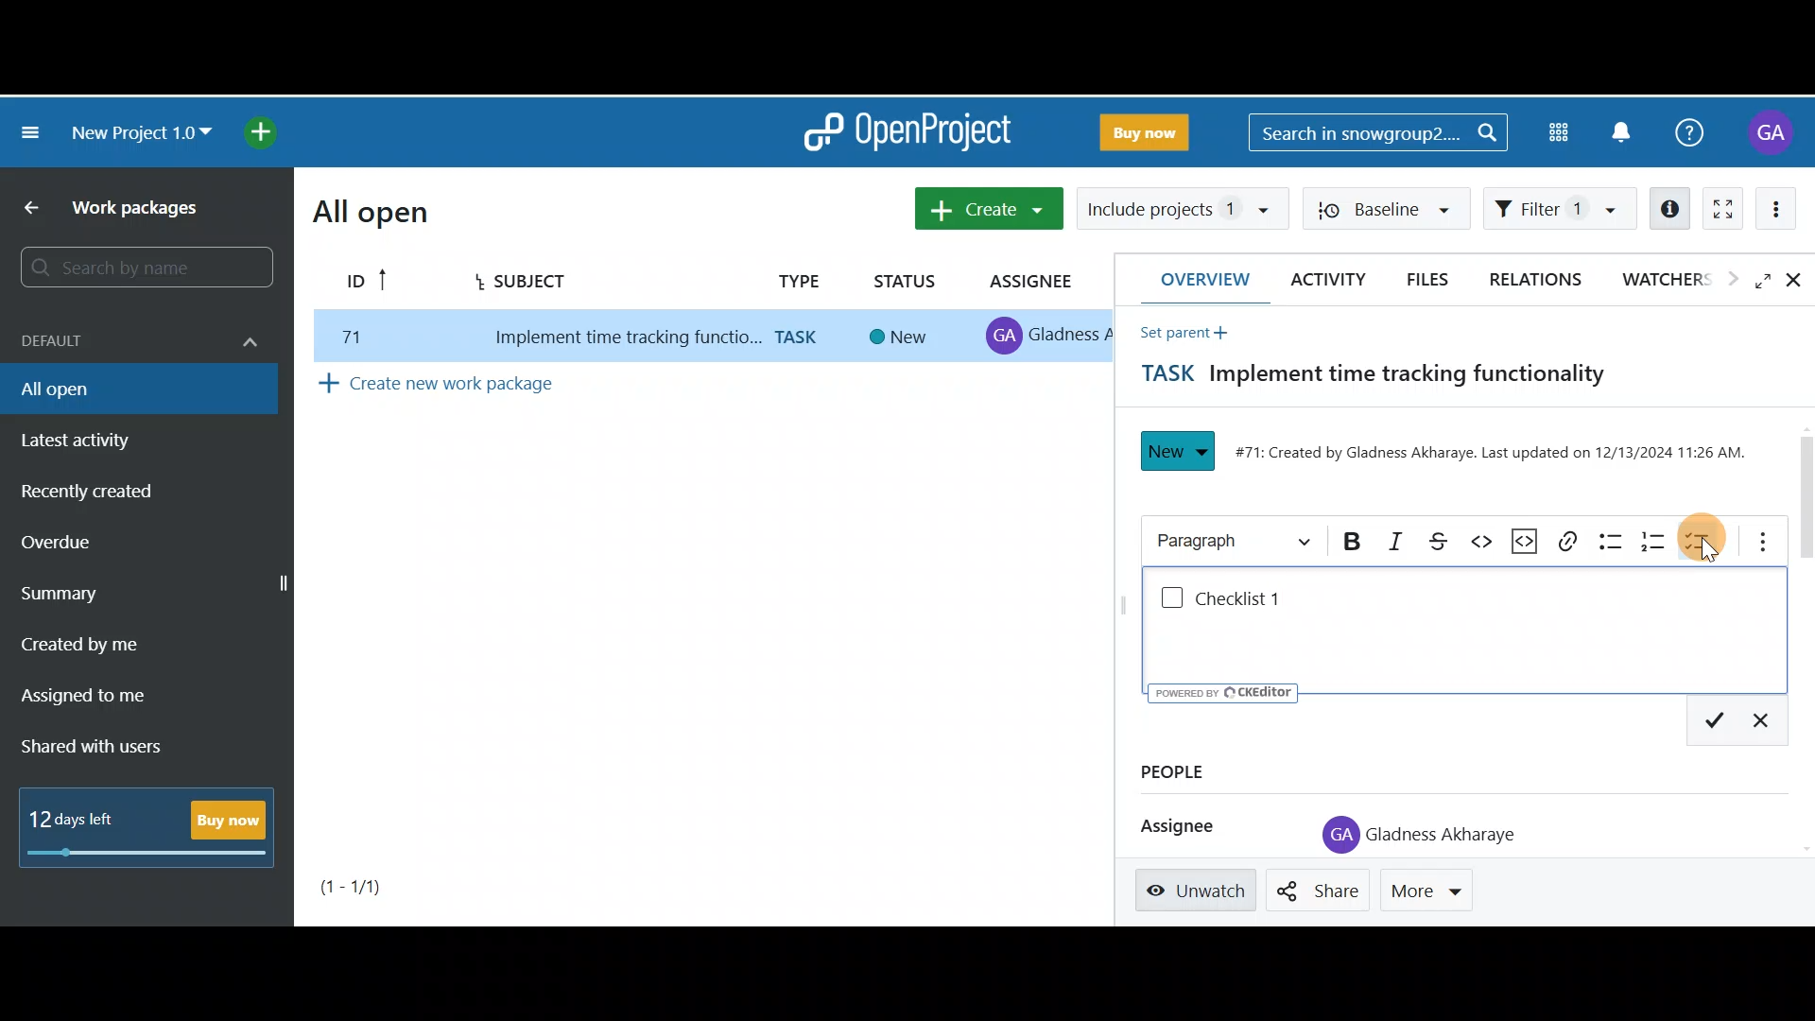  I want to click on profile icon, so click(1006, 337).